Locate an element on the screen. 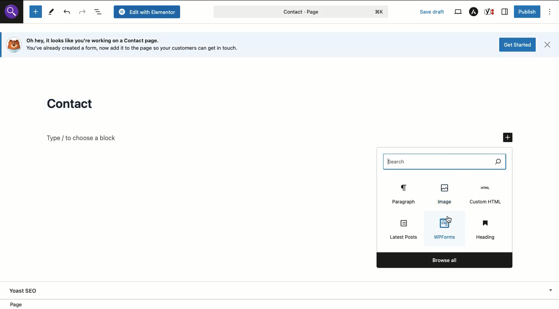 The height and width of the screenshot is (309, 559). logo is located at coordinates (381, 12).